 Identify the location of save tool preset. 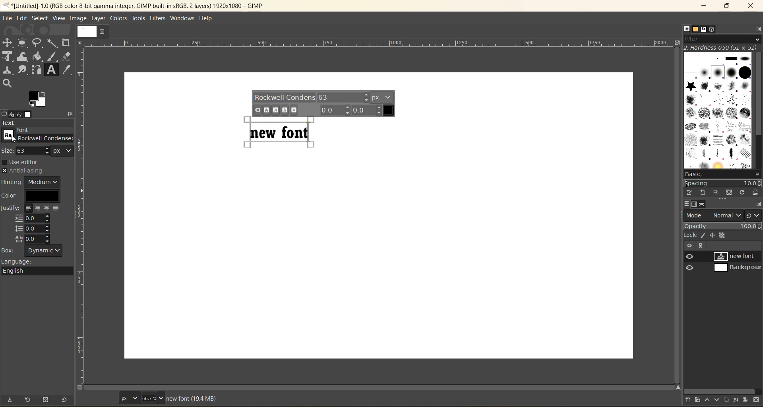
(11, 401).